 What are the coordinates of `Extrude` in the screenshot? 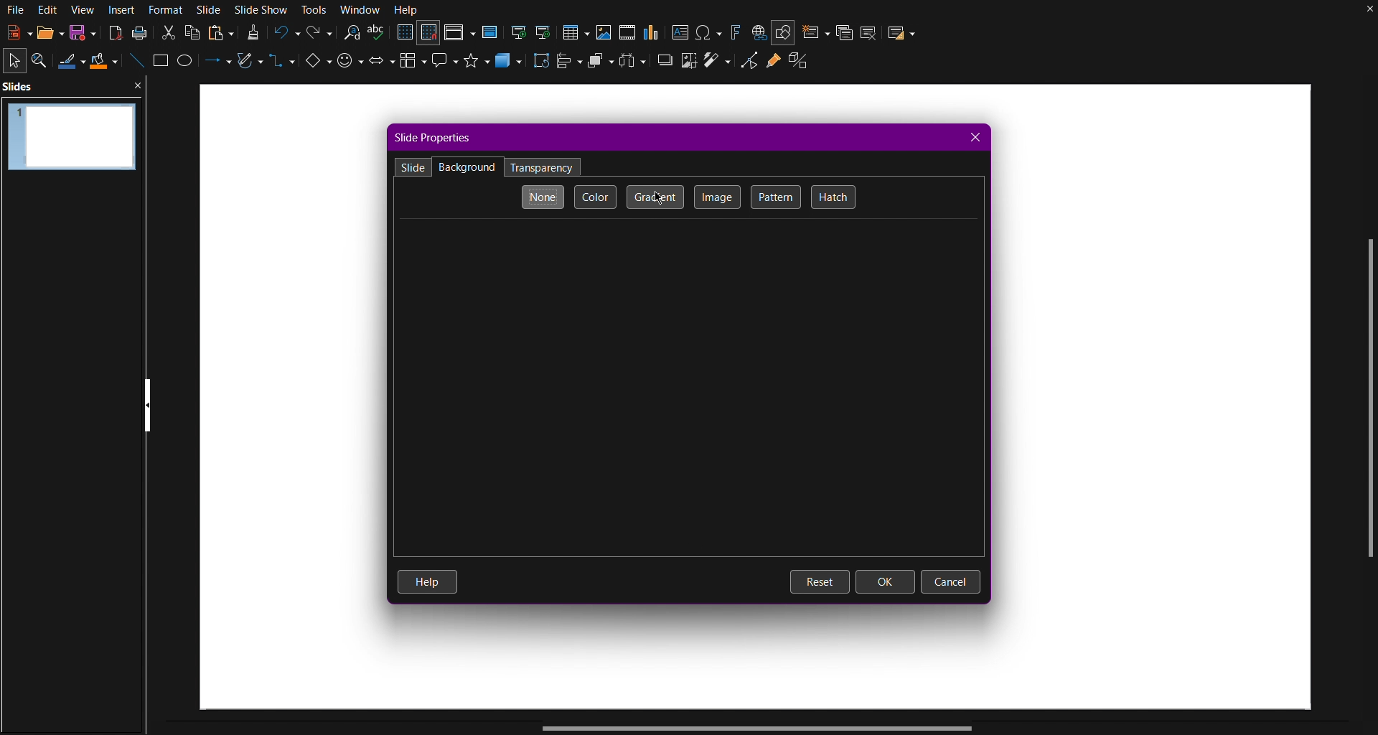 It's located at (804, 65).